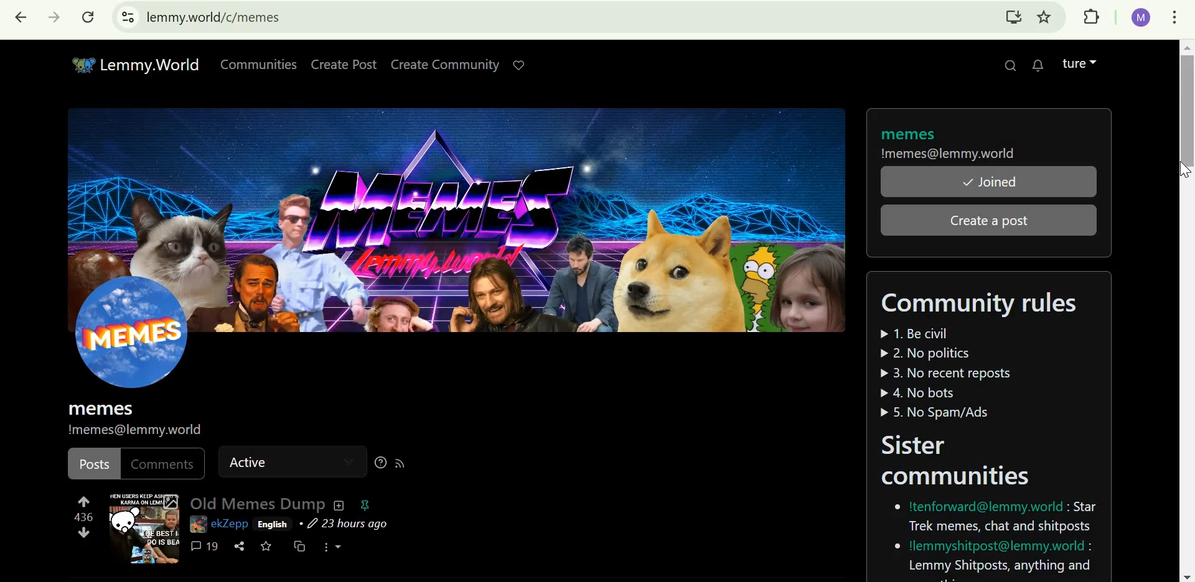 This screenshot has height=582, width=1195. I want to click on create post, so click(344, 63).